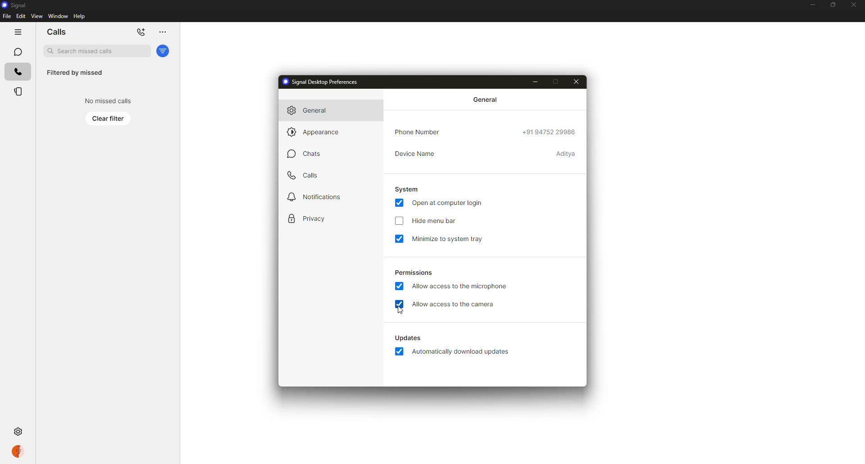 Image resolution: width=865 pixels, height=464 pixels. I want to click on file, so click(6, 16).